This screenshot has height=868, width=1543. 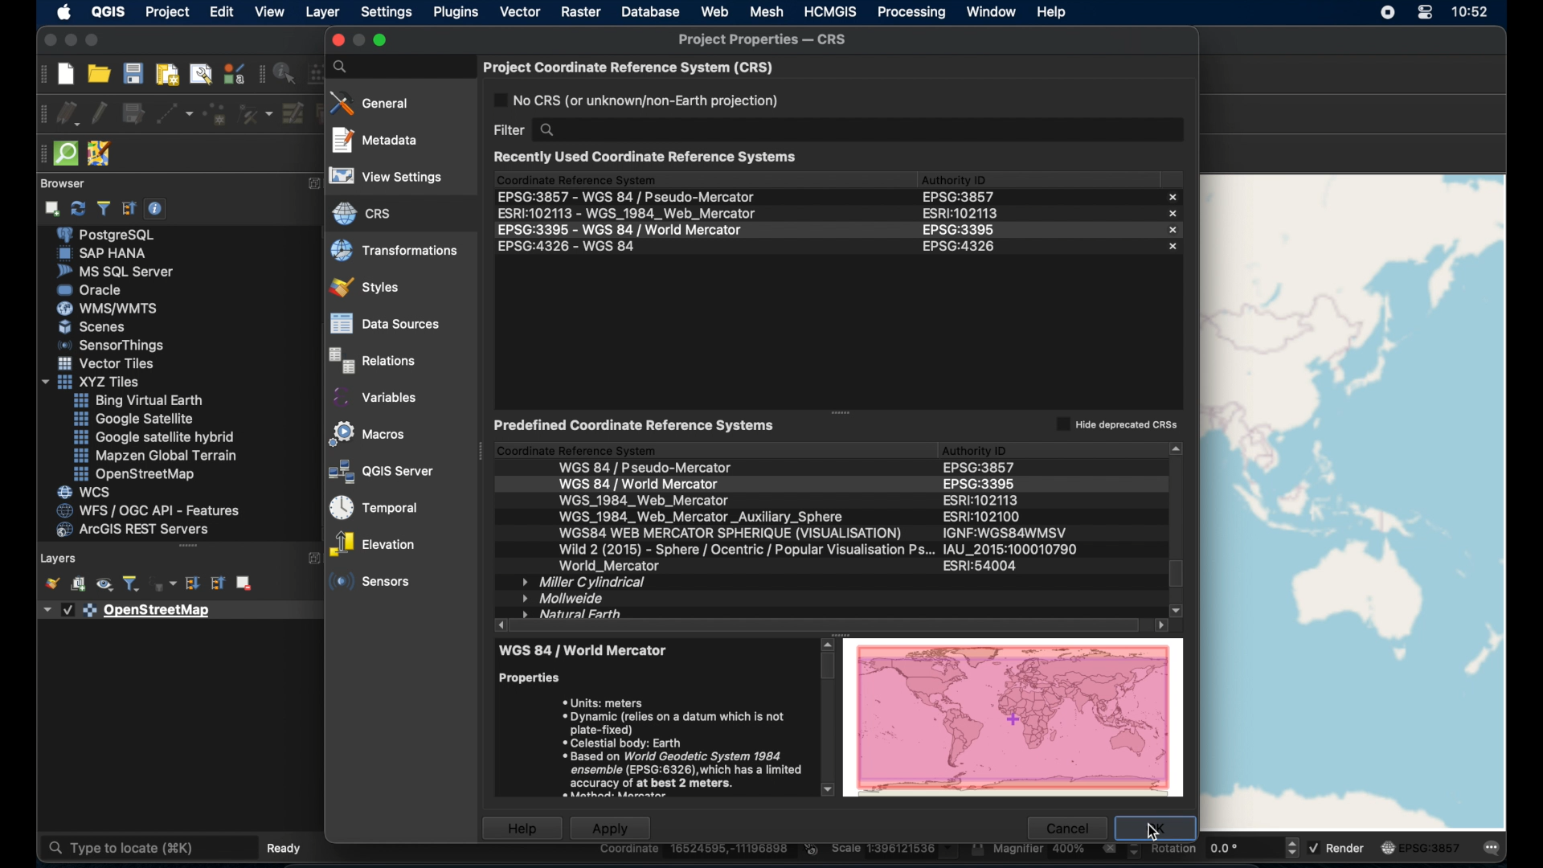 I want to click on openstreetmap, so click(x=141, y=612).